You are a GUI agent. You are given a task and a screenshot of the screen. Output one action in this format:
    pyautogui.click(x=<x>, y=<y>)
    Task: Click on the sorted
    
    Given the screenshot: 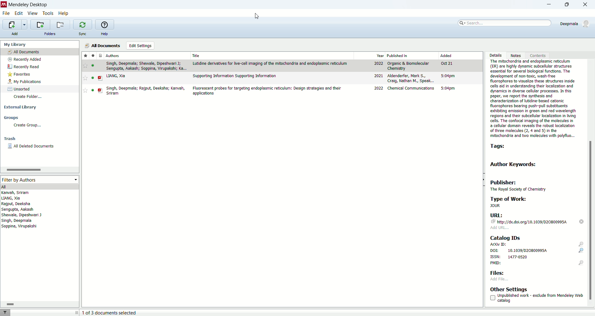 What is the action you would take?
    pyautogui.click(x=19, y=89)
    